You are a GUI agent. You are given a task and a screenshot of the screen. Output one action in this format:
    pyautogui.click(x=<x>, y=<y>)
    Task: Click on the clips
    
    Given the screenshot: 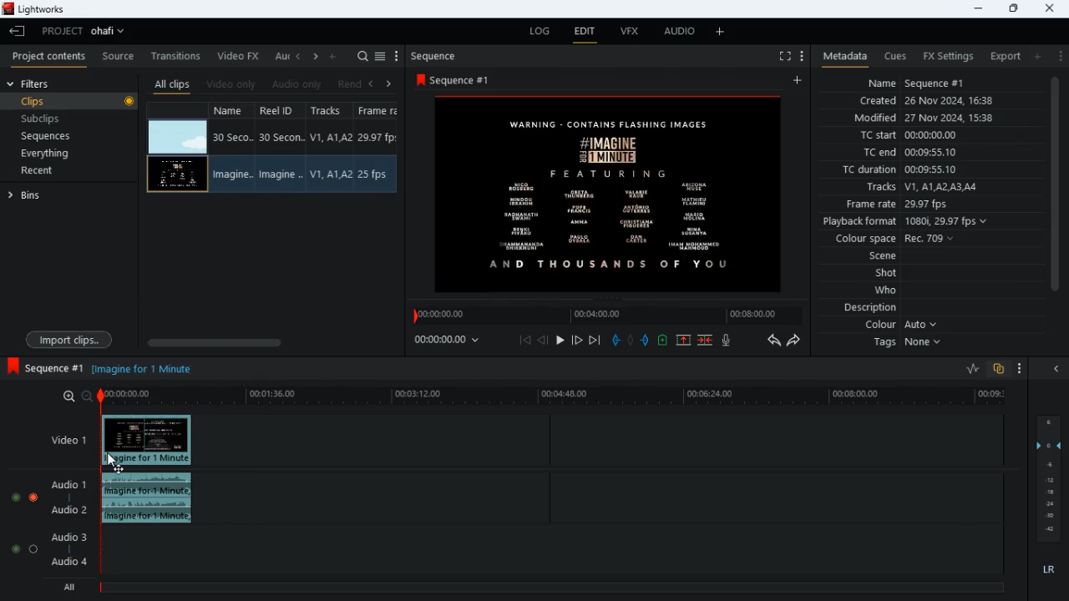 What is the action you would take?
    pyautogui.click(x=82, y=102)
    